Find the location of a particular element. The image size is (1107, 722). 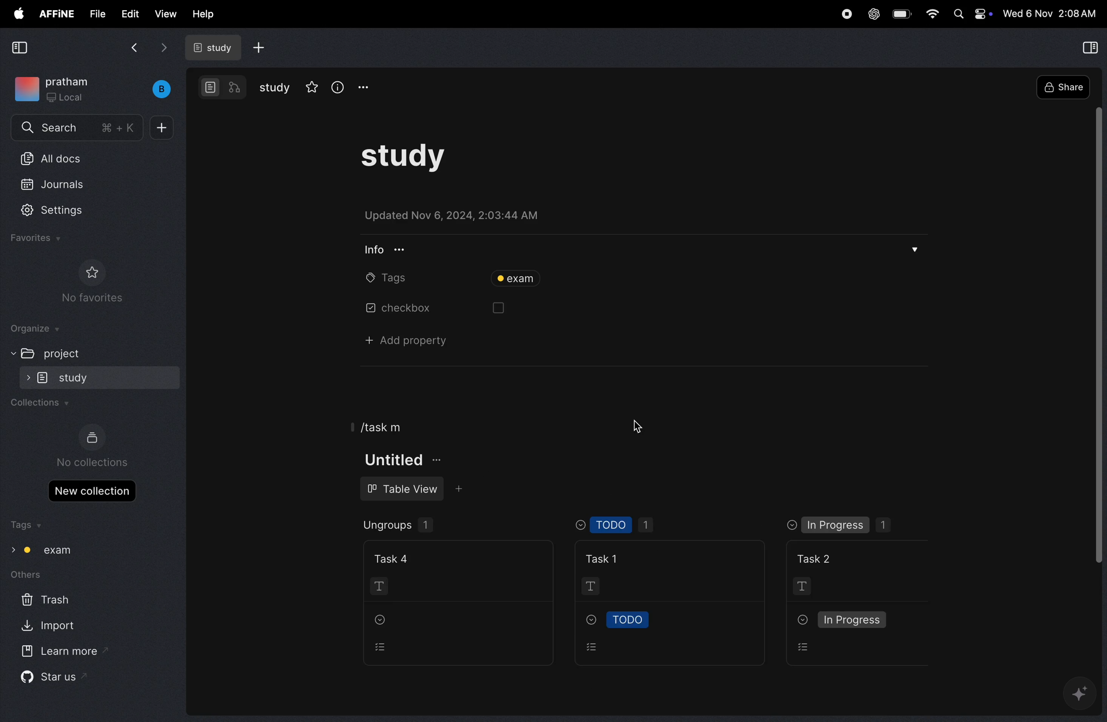

chat gpt is located at coordinates (871, 14).